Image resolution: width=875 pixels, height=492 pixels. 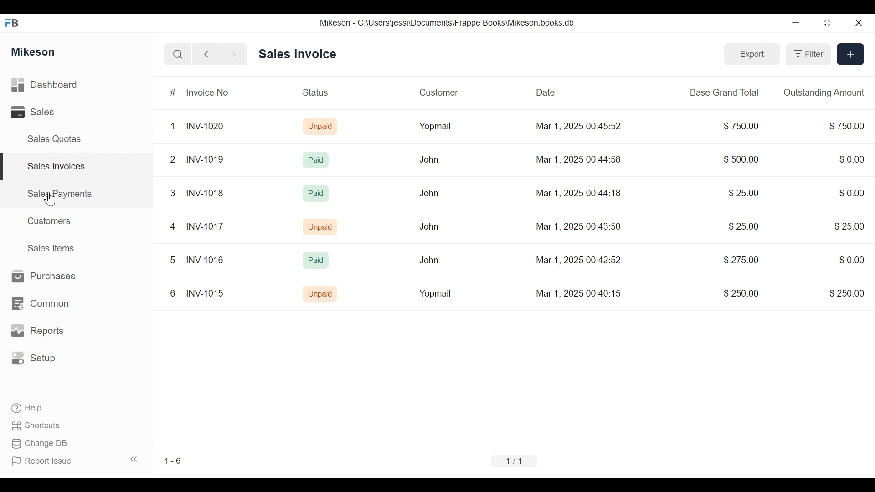 What do you see at coordinates (50, 139) in the screenshot?
I see `Sales Quotes` at bounding box center [50, 139].